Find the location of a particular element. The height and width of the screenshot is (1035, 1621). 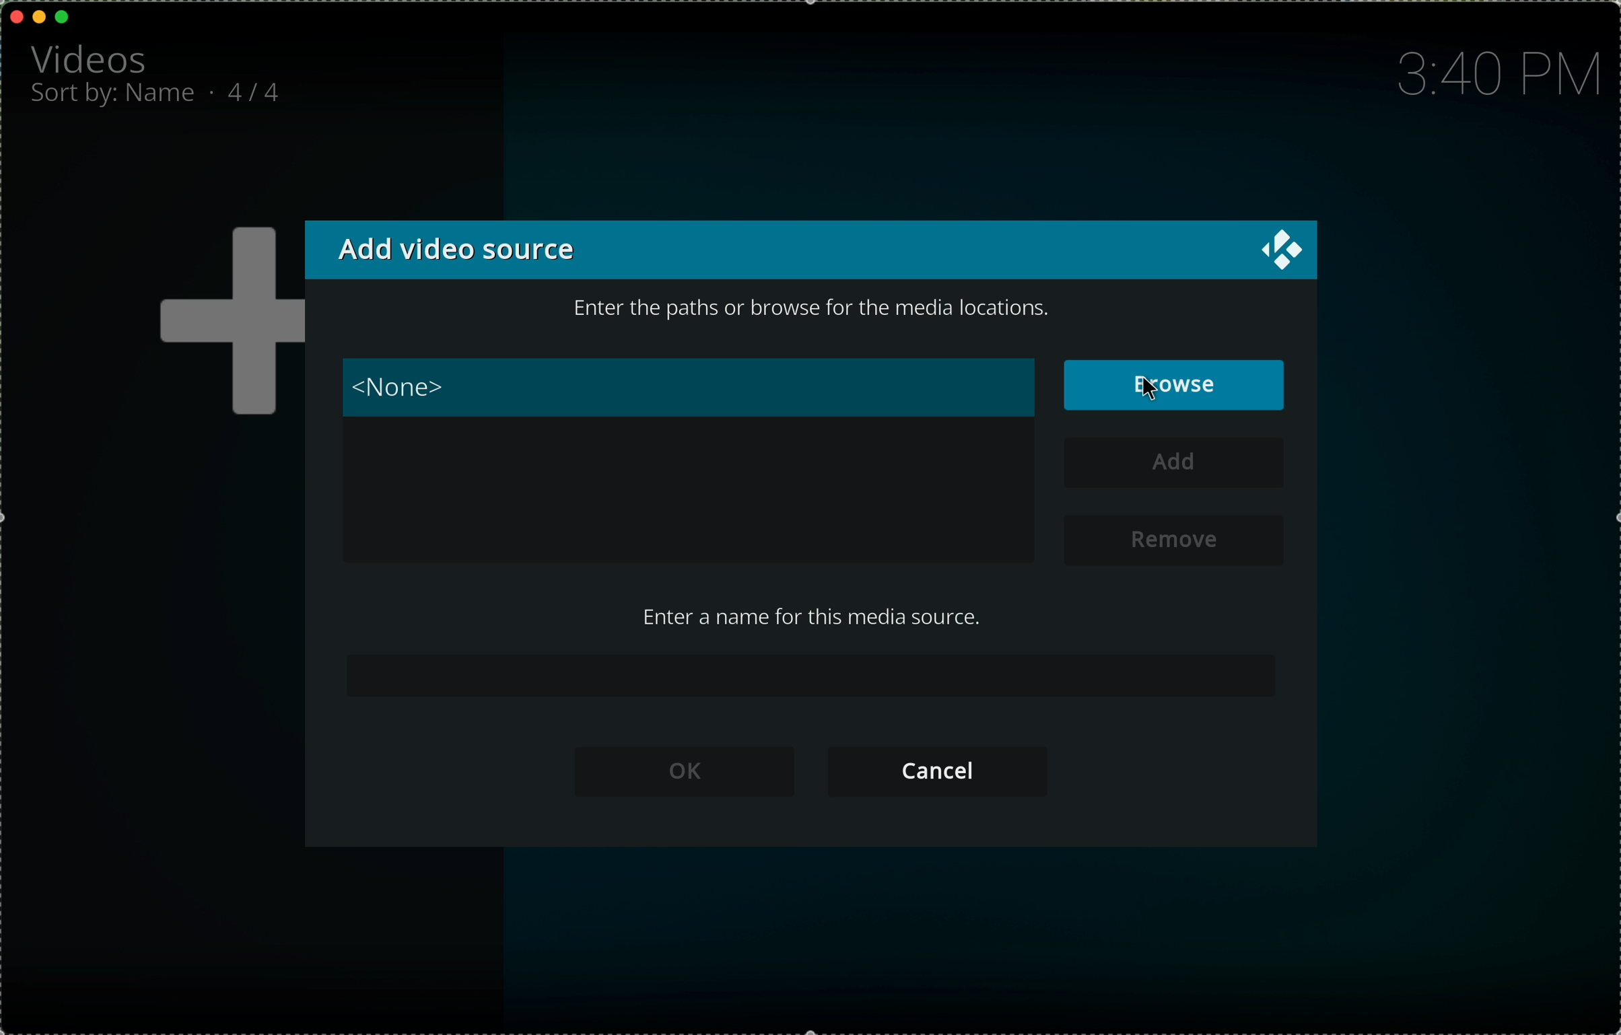

plus icon is located at coordinates (225, 324).